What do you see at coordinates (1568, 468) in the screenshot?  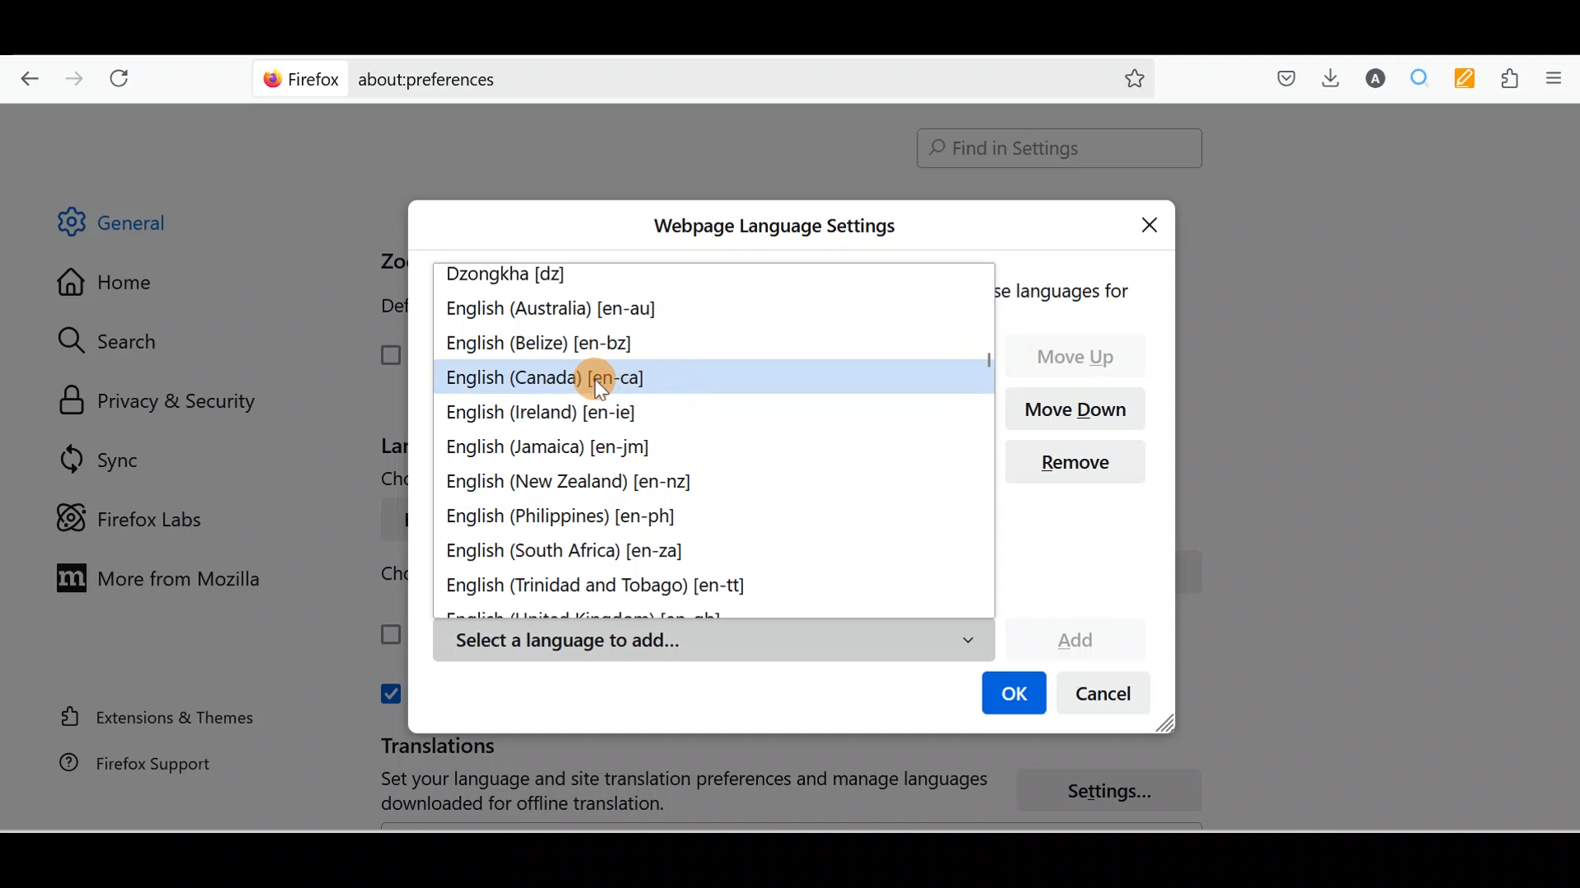 I see `Scroll bar` at bounding box center [1568, 468].